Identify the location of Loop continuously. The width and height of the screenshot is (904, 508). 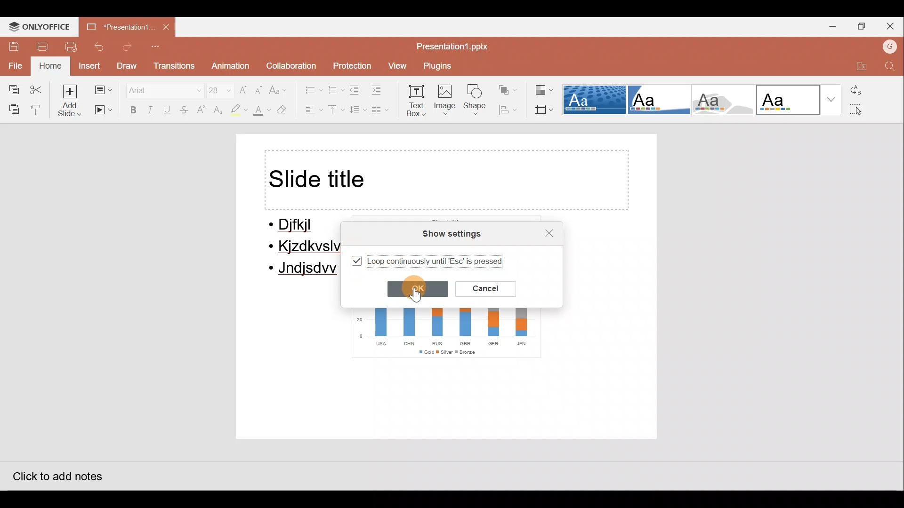
(435, 261).